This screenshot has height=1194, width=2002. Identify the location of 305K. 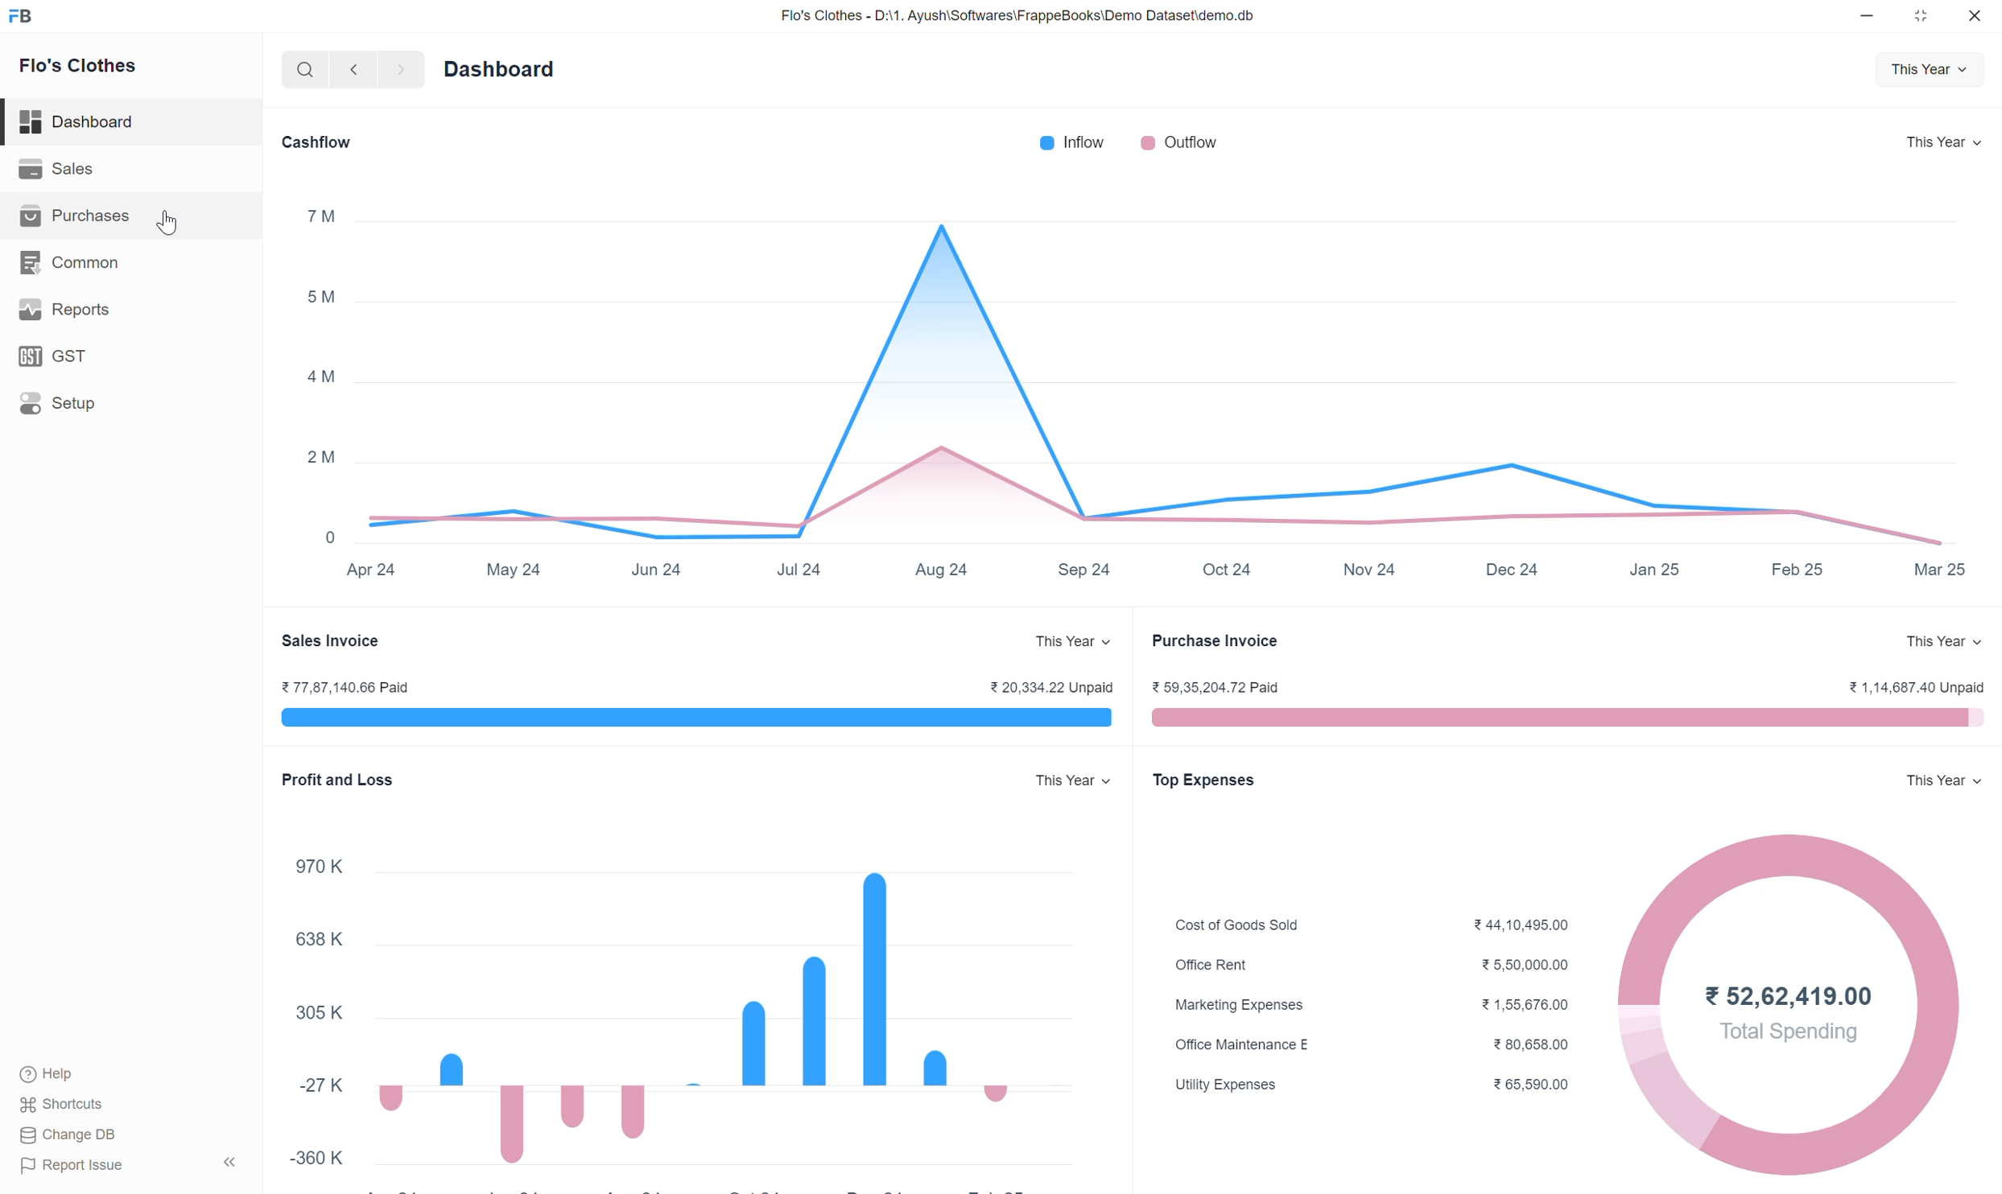
(319, 1011).